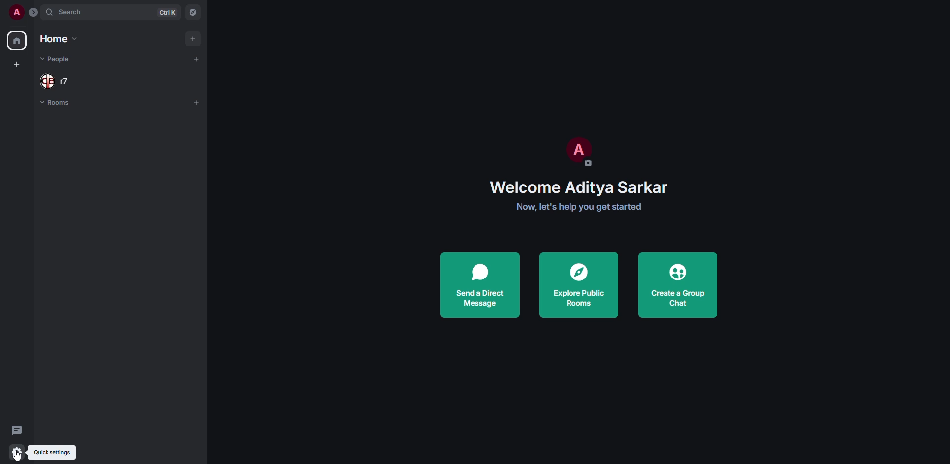 The image size is (950, 464). What do you see at coordinates (574, 187) in the screenshot?
I see `Welcome Aditya Sarkar` at bounding box center [574, 187].